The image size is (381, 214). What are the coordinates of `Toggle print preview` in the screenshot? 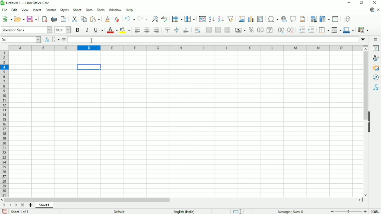 It's located at (63, 19).